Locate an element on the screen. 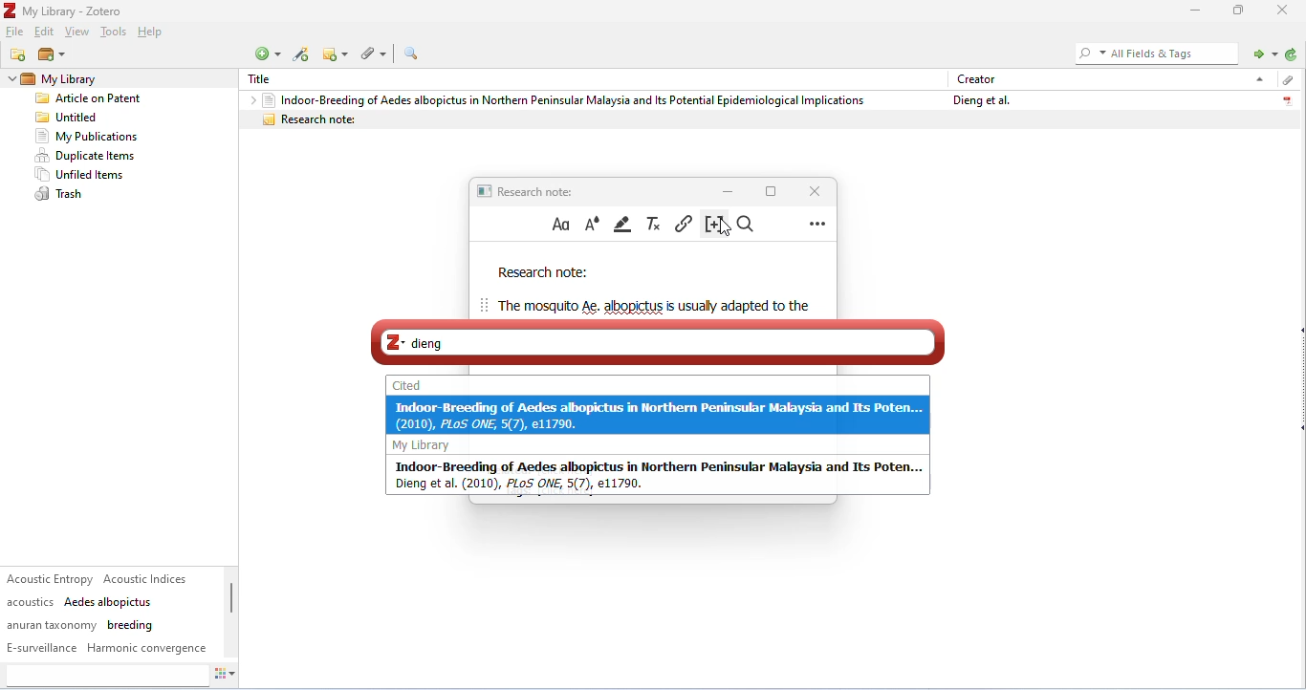  more is located at coordinates (817, 223).